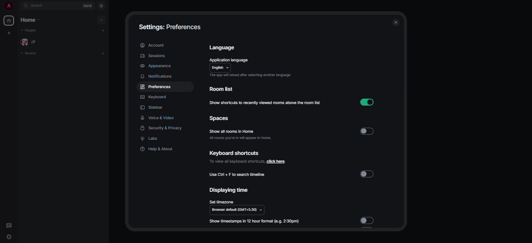 Image resolution: width=532 pixels, height=243 pixels. I want to click on close, so click(395, 22).